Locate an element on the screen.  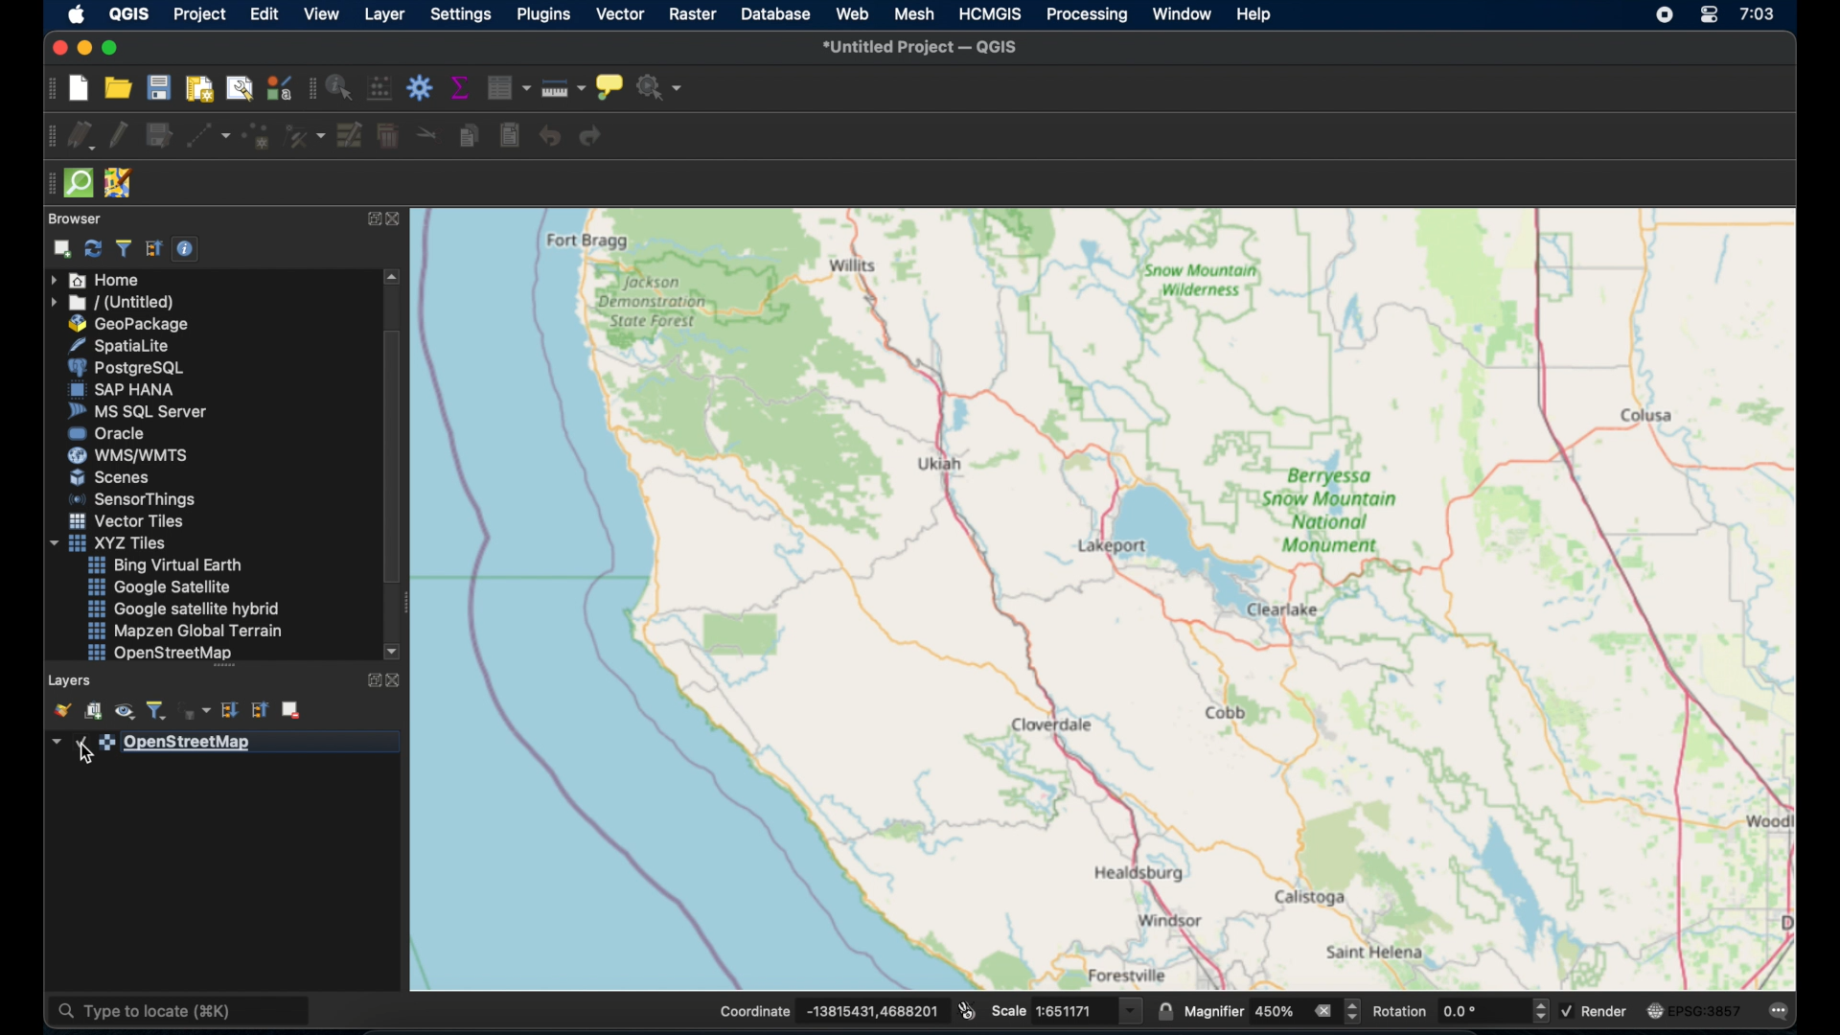
maximize is located at coordinates (109, 47).